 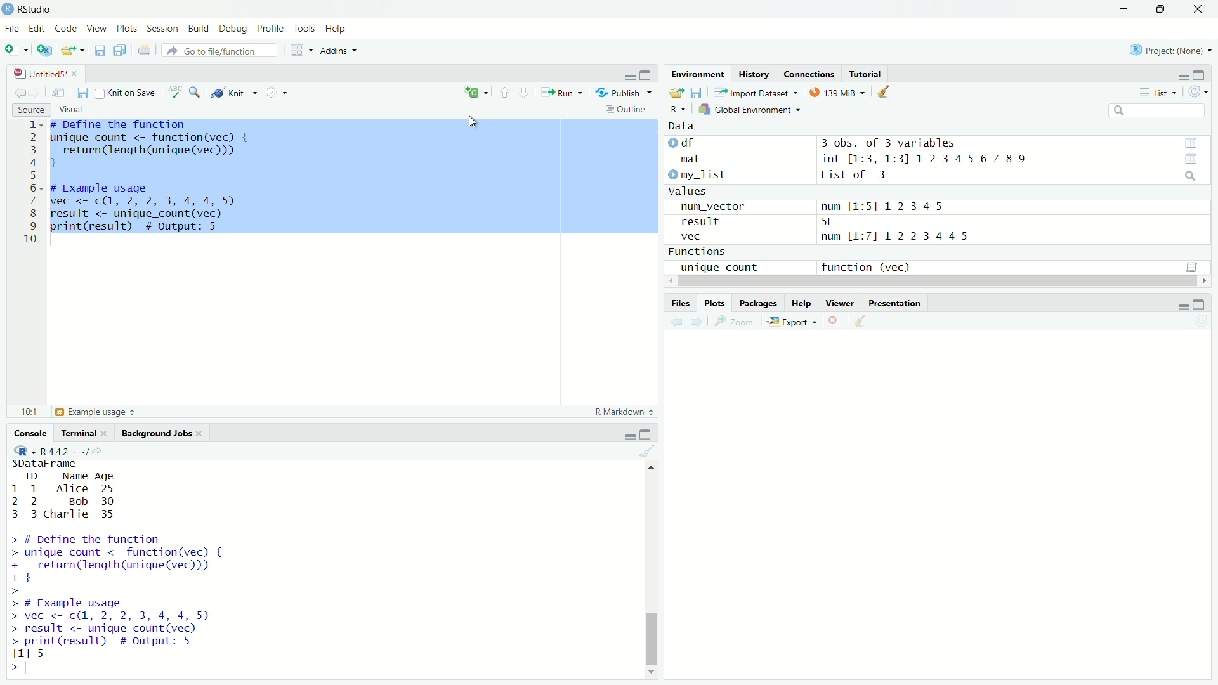 What do you see at coordinates (867, 75) in the screenshot?
I see `tutorial` at bounding box center [867, 75].